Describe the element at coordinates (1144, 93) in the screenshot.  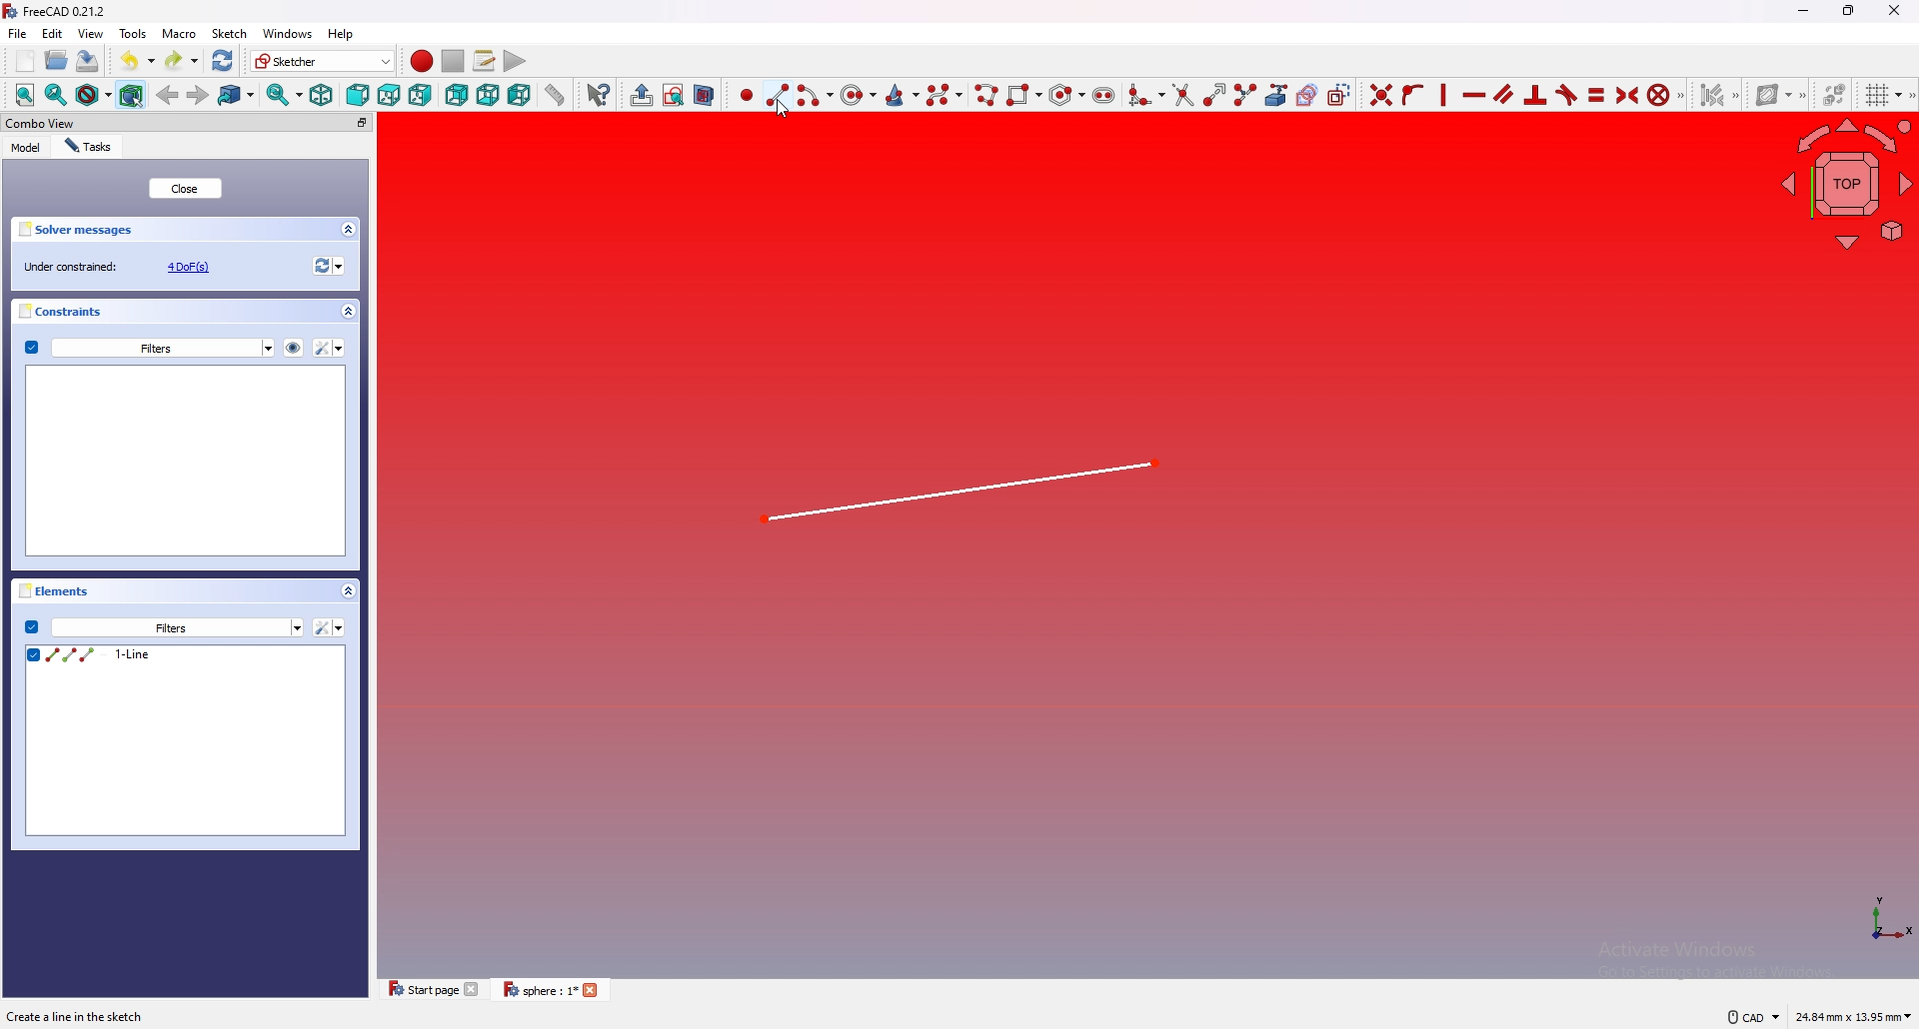
I see `Create fillet` at that location.